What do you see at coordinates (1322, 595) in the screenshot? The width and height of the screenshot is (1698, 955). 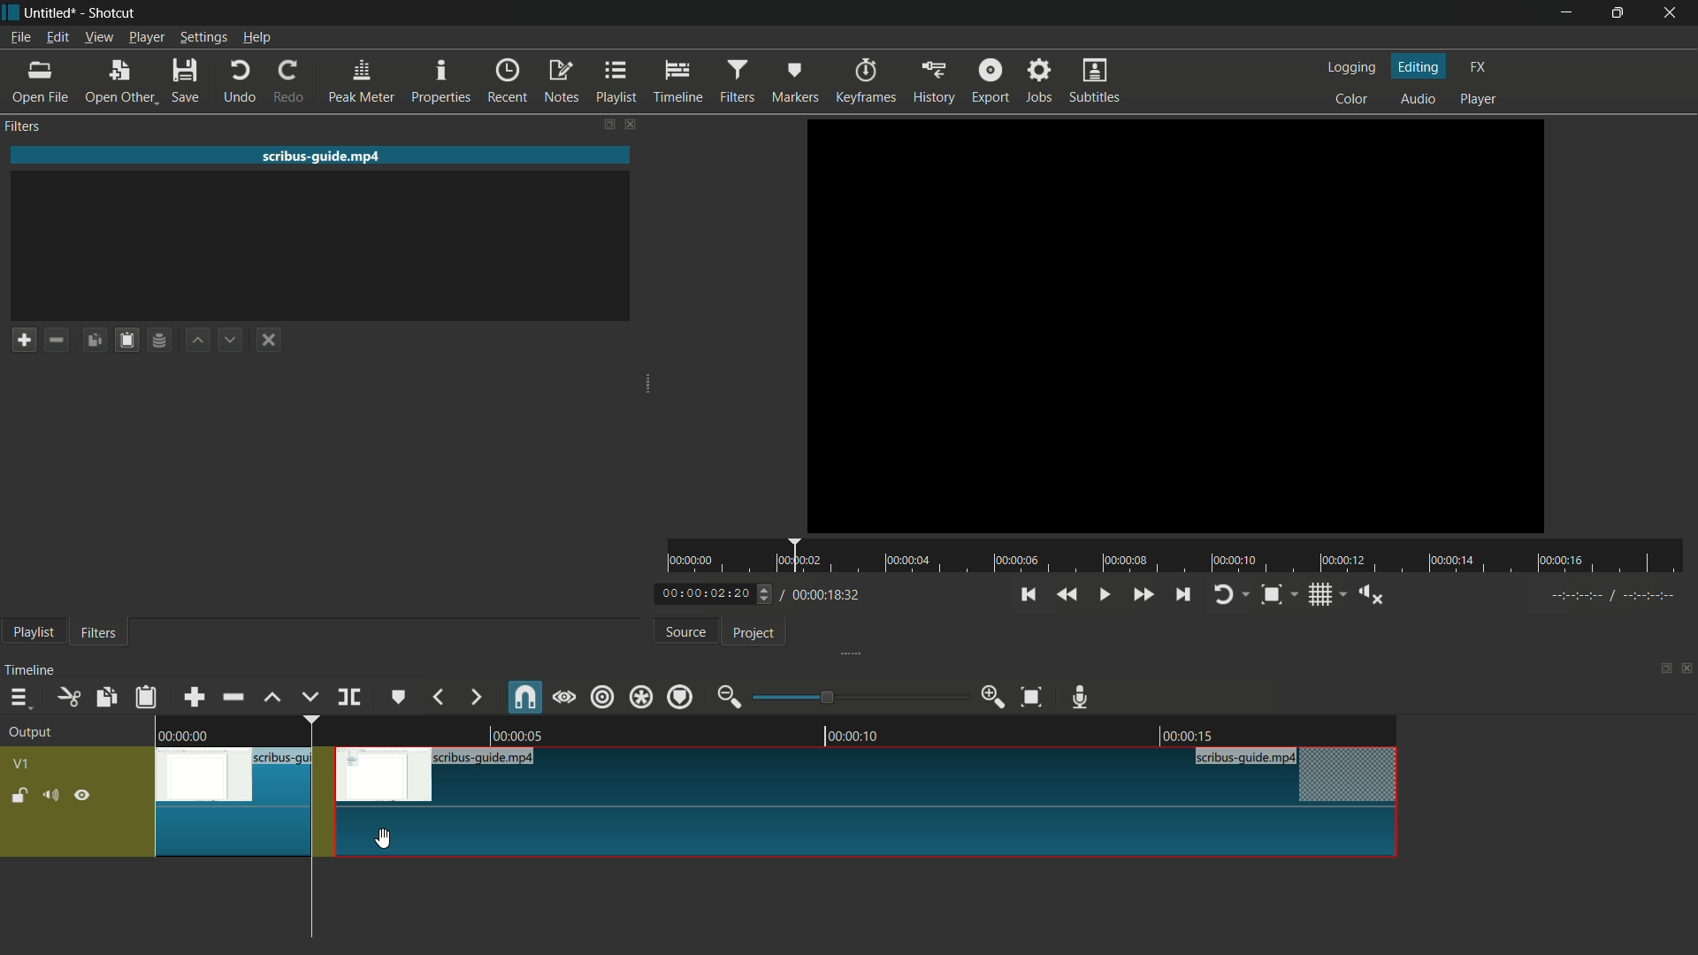 I see `toggle grid` at bounding box center [1322, 595].